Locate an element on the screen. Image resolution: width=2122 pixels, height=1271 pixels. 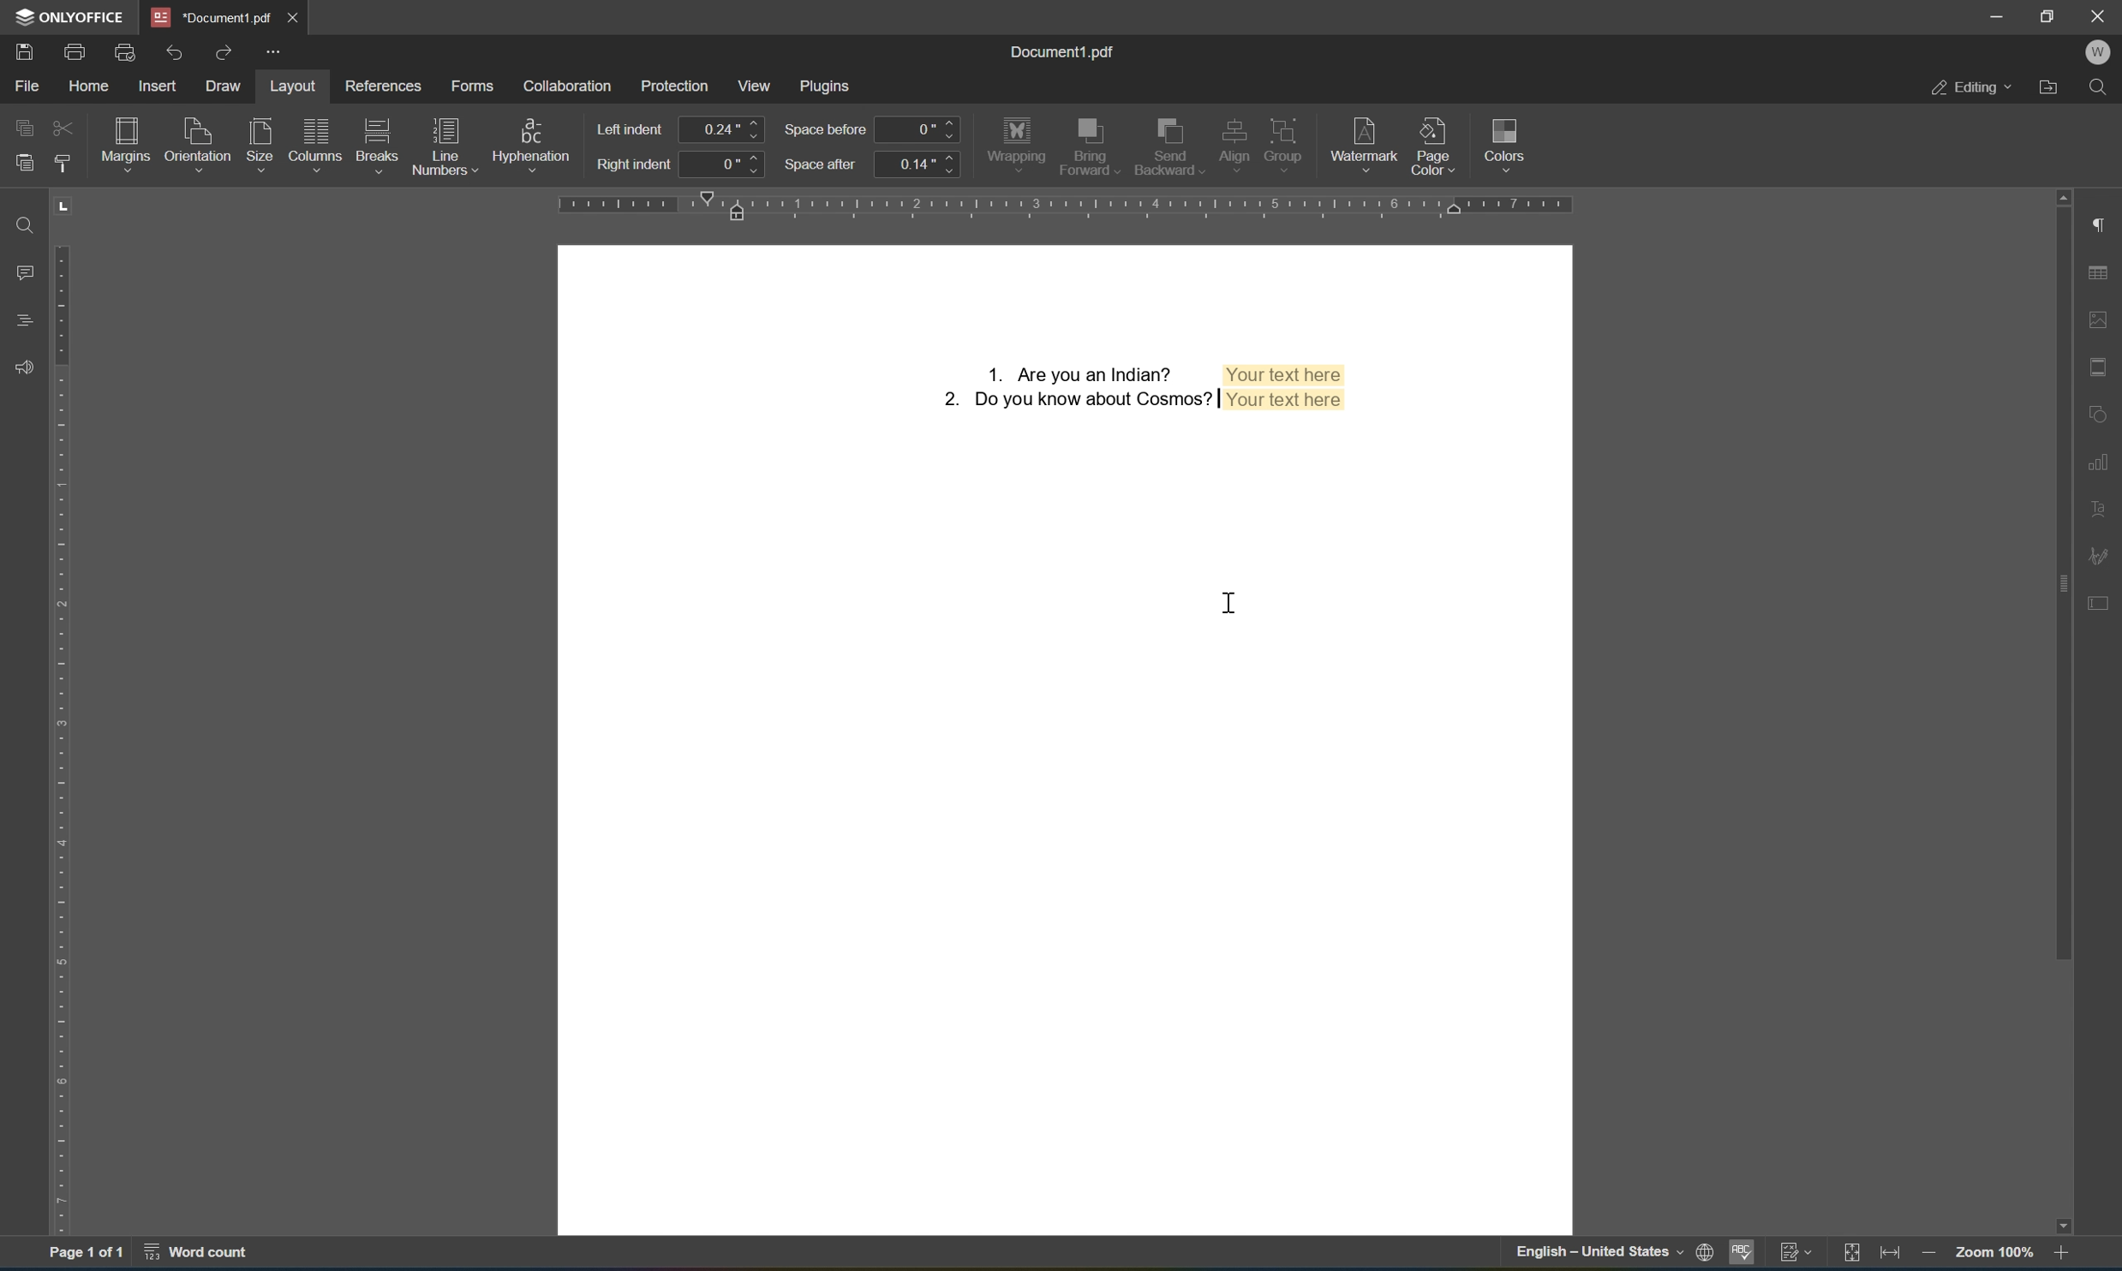
file is located at coordinates (27, 87).